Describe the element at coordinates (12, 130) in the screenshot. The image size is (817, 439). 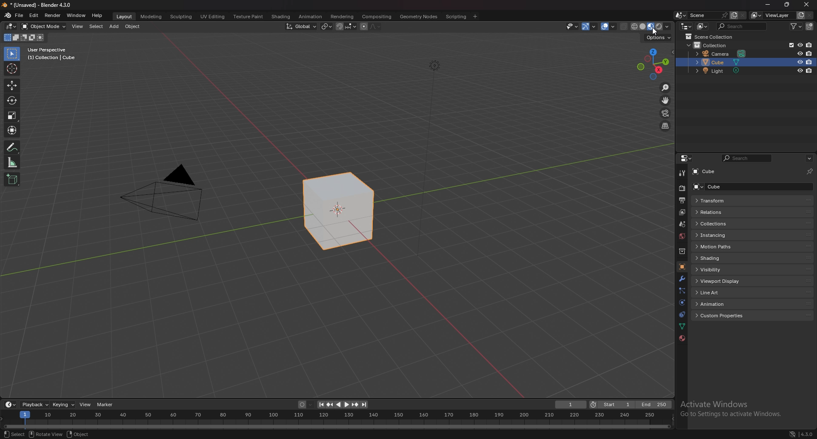
I see `transform` at that location.